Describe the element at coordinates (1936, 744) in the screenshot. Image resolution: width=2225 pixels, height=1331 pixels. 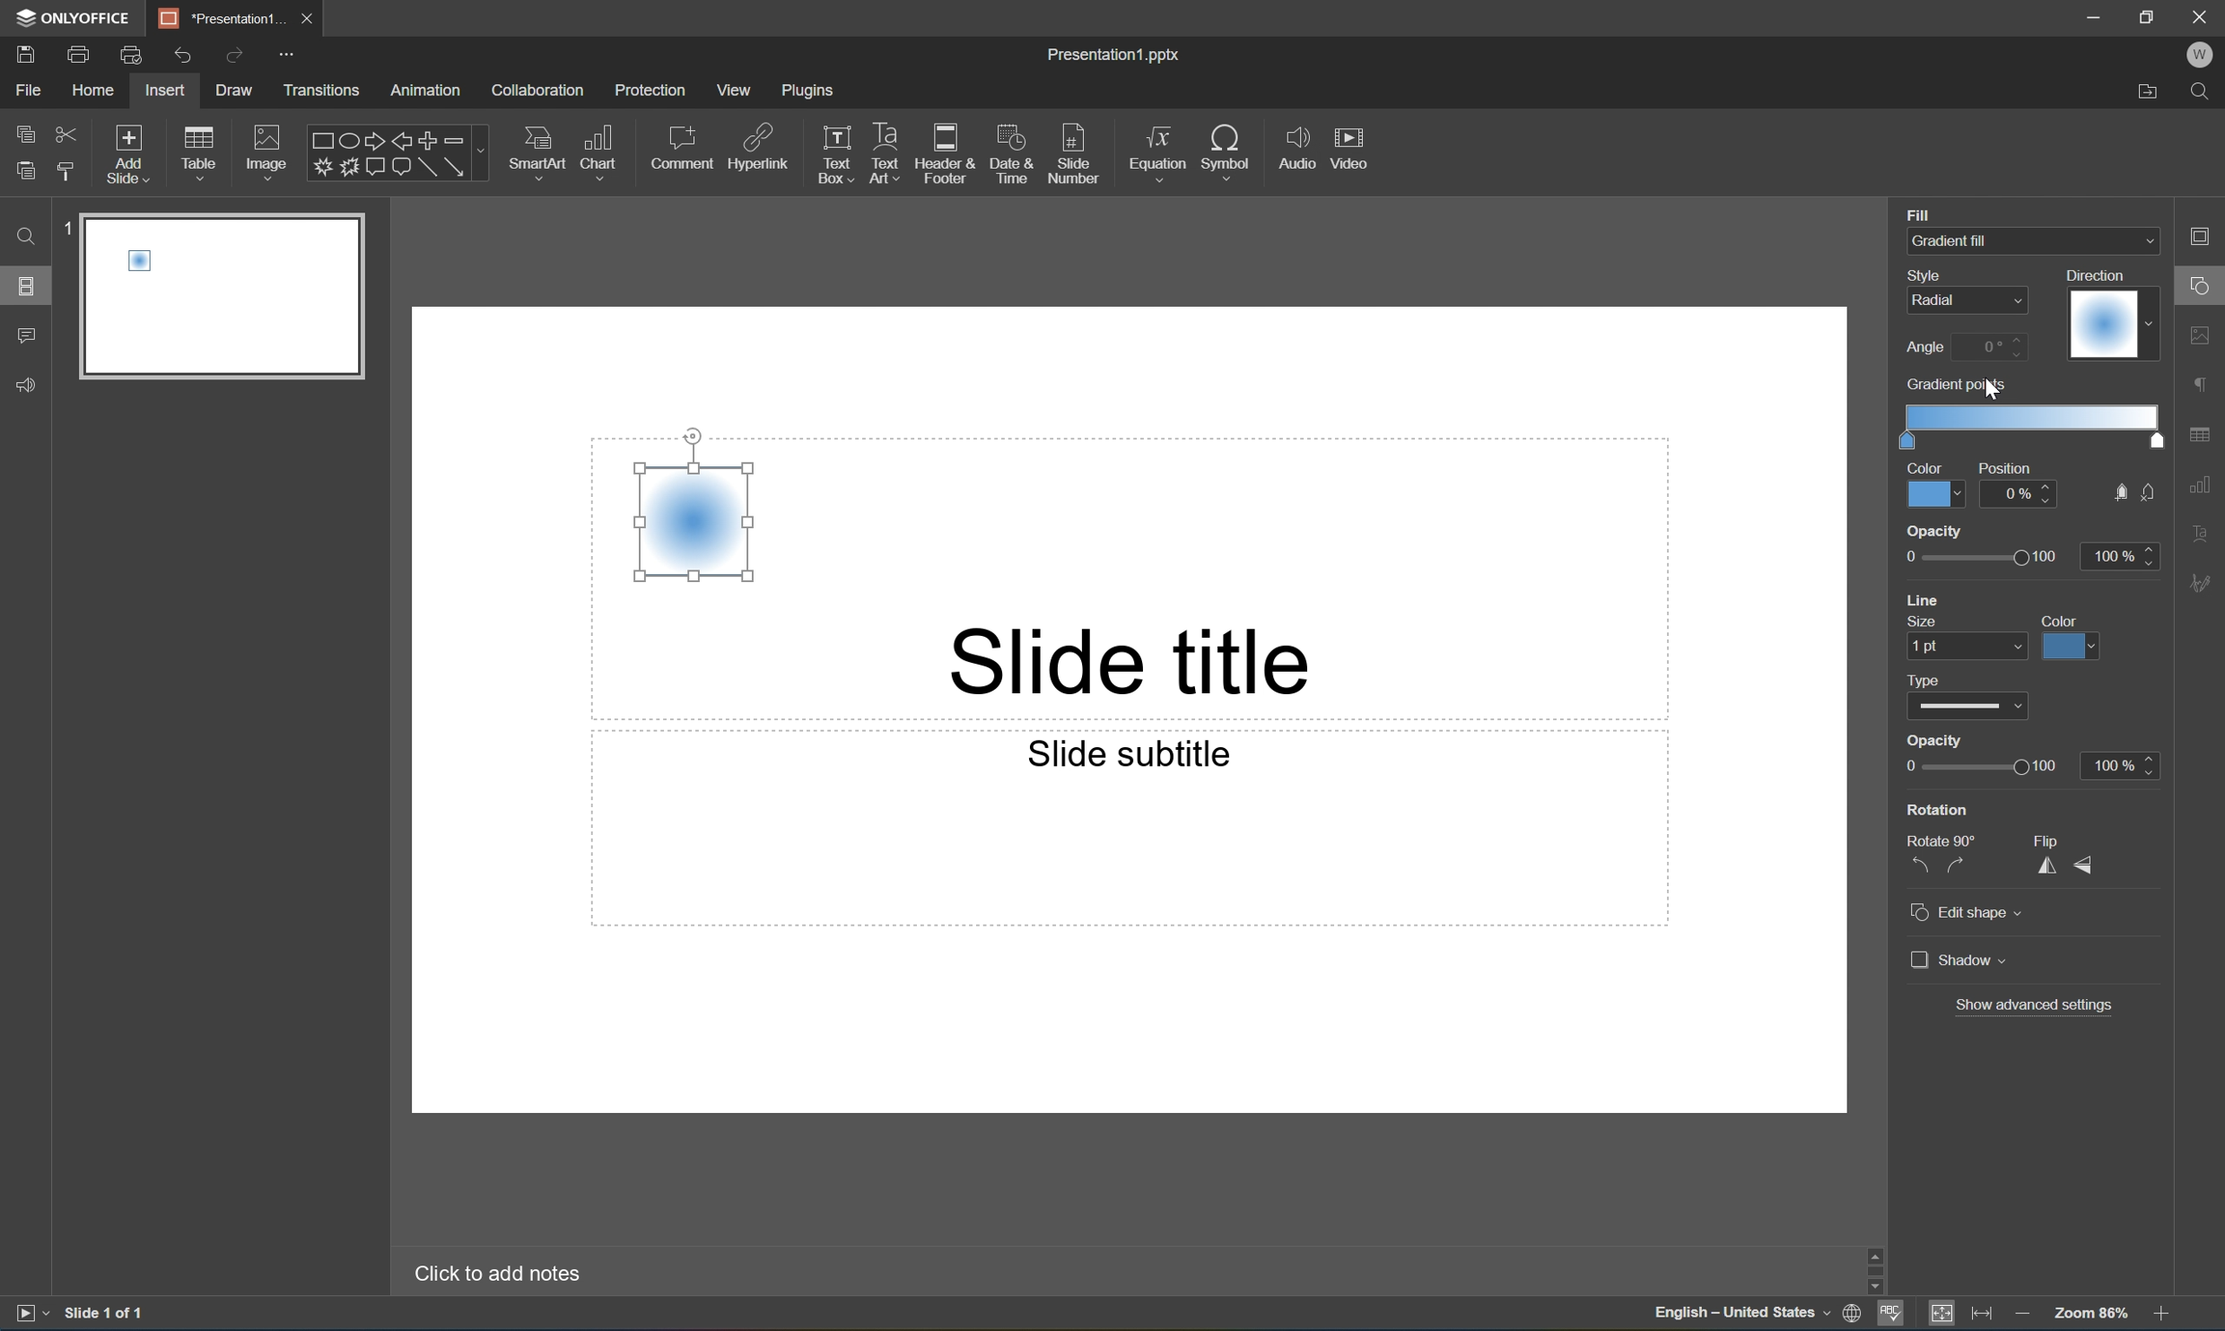
I see `Opacity` at that location.